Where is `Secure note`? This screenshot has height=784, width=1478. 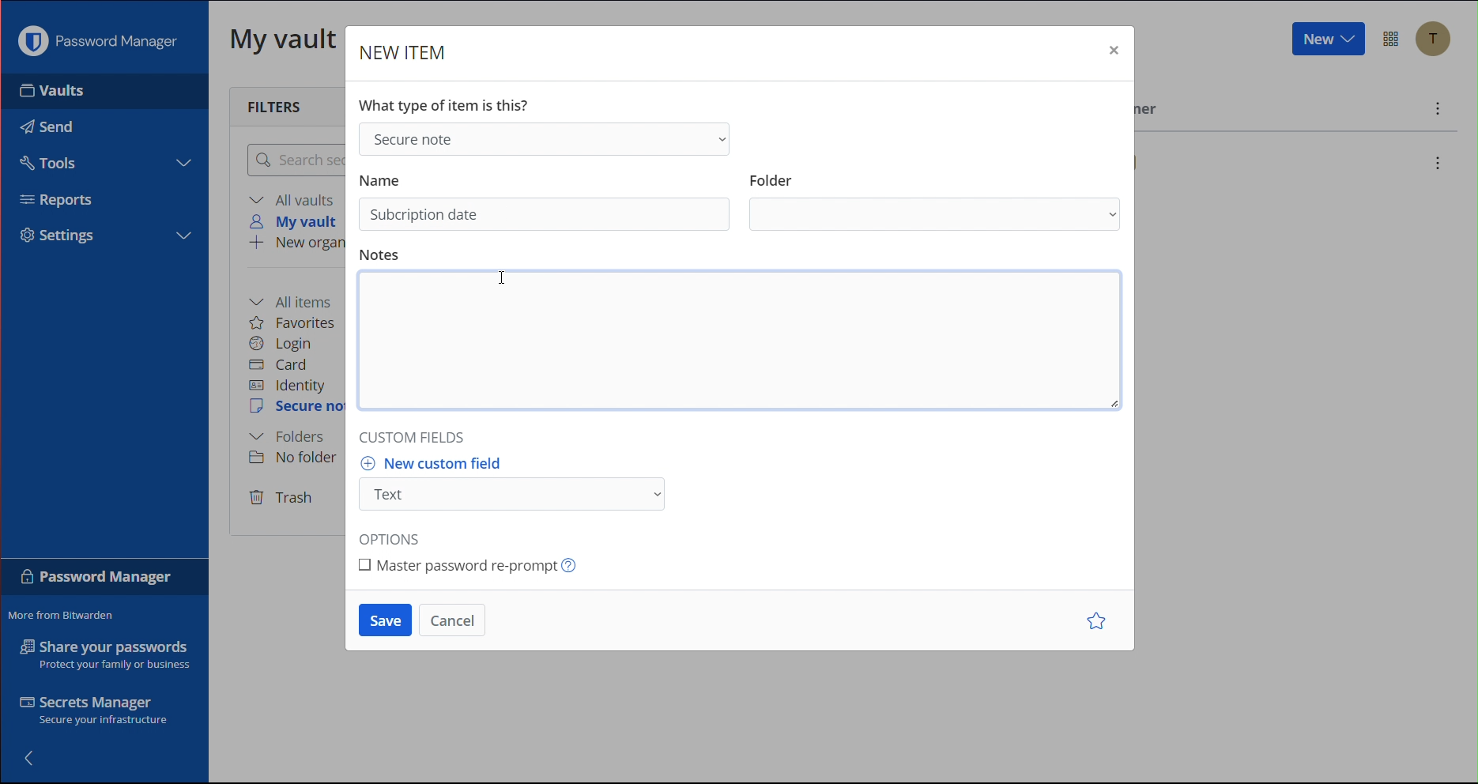
Secure note is located at coordinates (542, 138).